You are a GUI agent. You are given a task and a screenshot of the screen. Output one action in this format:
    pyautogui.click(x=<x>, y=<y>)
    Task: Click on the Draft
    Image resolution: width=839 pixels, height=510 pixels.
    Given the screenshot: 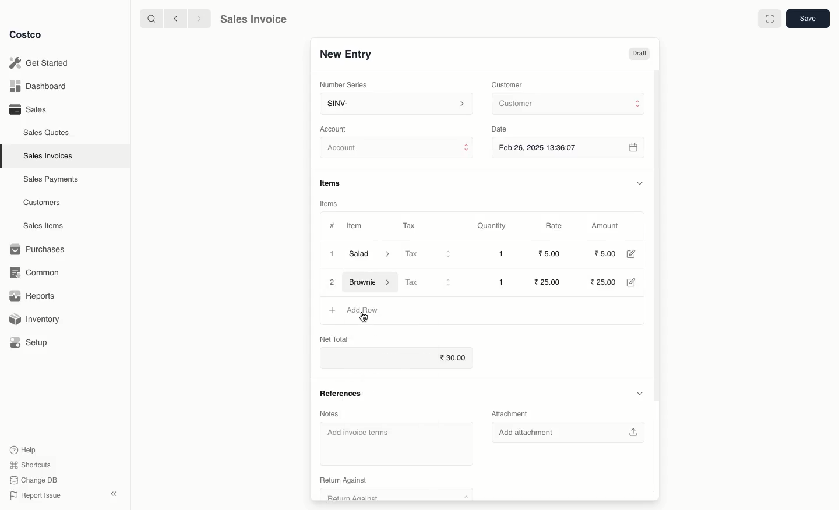 What is the action you would take?
    pyautogui.click(x=639, y=54)
    